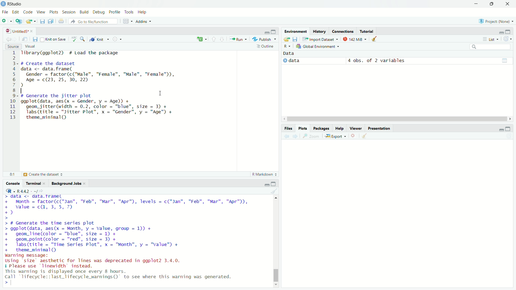 The image size is (516, 290). Describe the element at coordinates (492, 3) in the screenshot. I see `maximize` at that location.